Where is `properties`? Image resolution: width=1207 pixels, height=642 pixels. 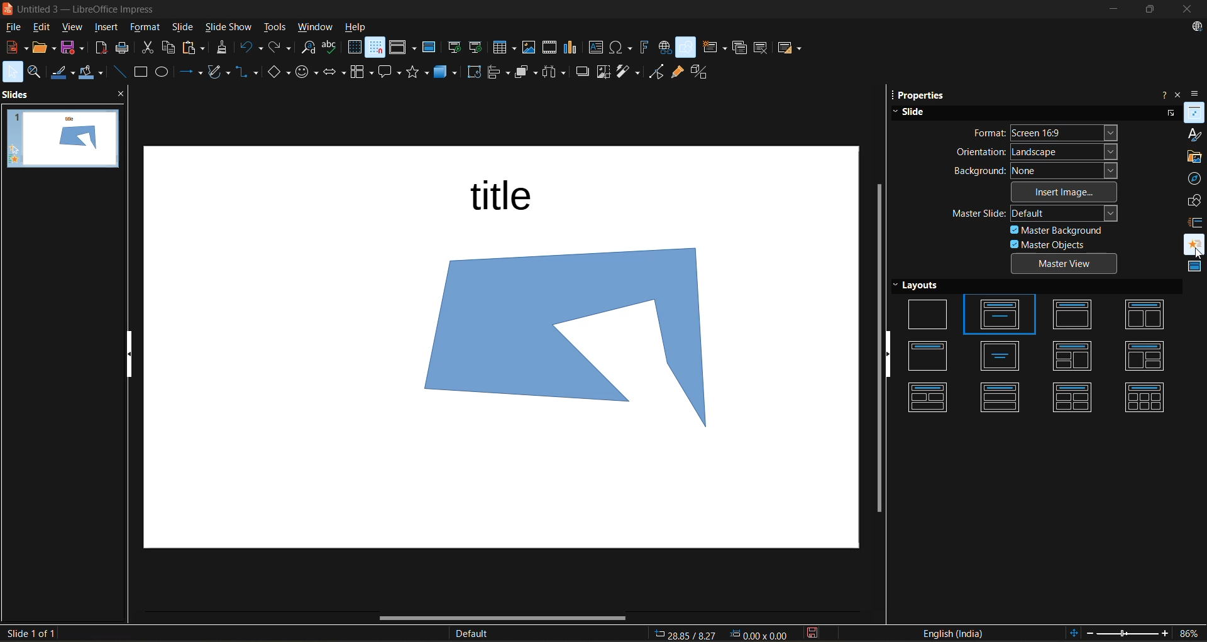 properties is located at coordinates (1193, 112).